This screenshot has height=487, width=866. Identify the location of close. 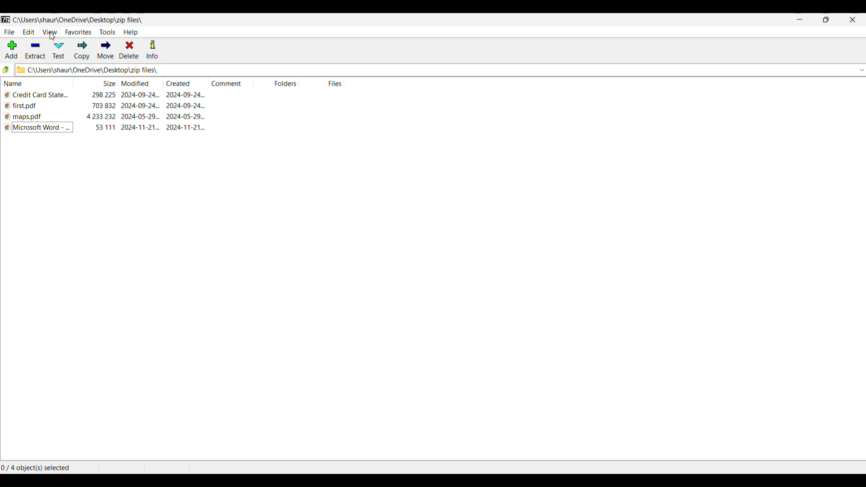
(852, 20).